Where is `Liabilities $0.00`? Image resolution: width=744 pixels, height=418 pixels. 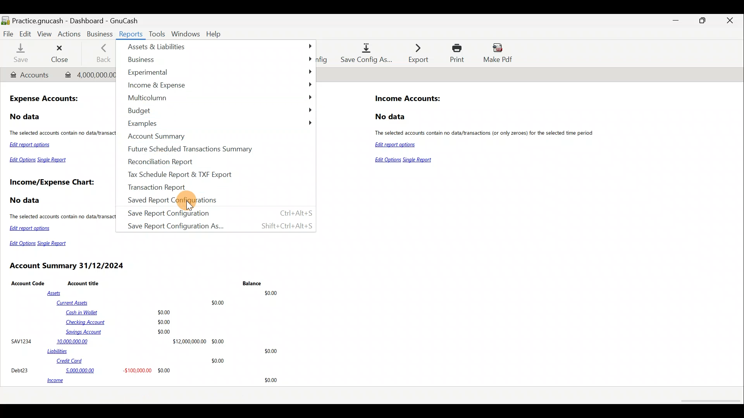 Liabilities $0.00 is located at coordinates (164, 351).